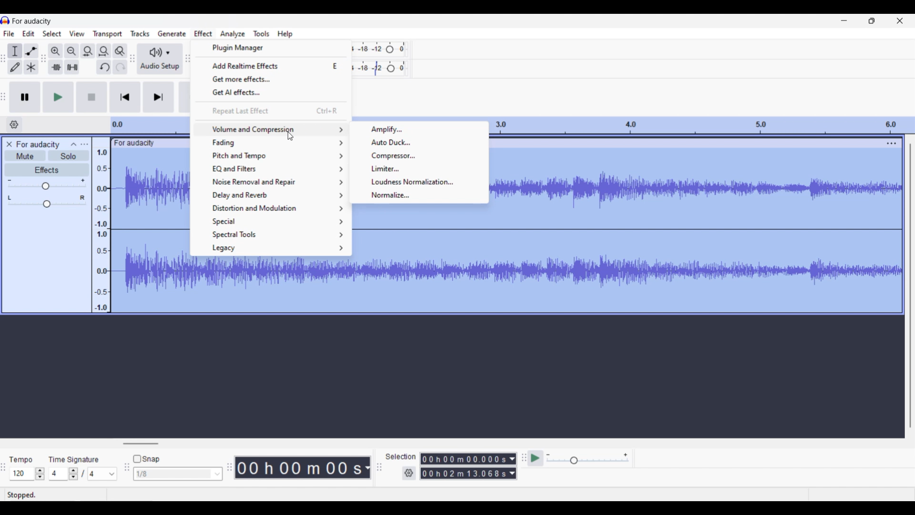 Image resolution: width=915 pixels, height=515 pixels. I want to click on Zoom toggle, so click(120, 51).